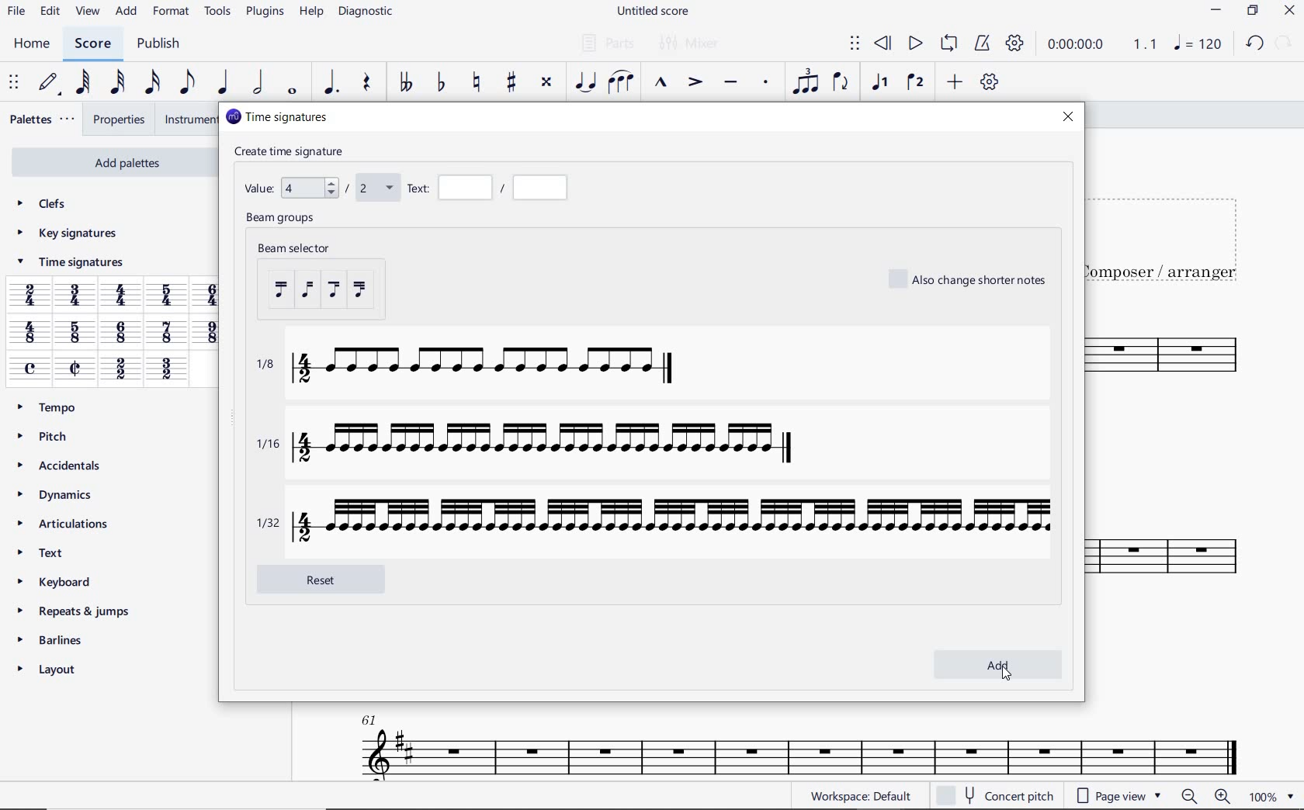  I want to click on VOICE 2, so click(914, 83).